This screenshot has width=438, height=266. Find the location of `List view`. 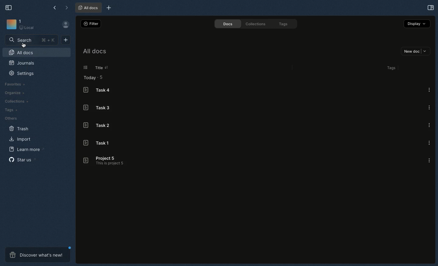

List view is located at coordinates (86, 68).